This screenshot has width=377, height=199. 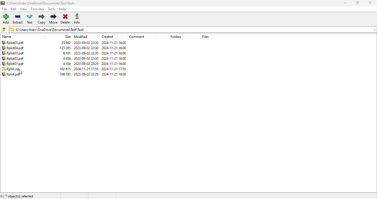 What do you see at coordinates (114, 58) in the screenshot?
I see `created date & time` at bounding box center [114, 58].